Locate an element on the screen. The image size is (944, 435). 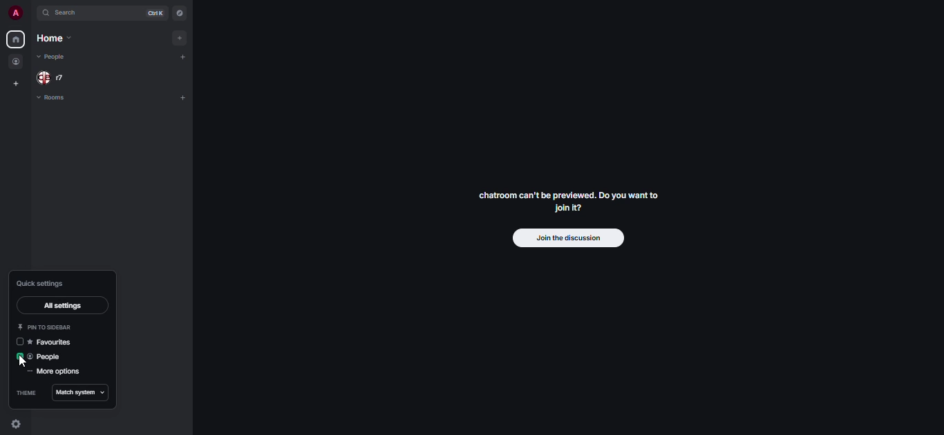
add is located at coordinates (185, 97).